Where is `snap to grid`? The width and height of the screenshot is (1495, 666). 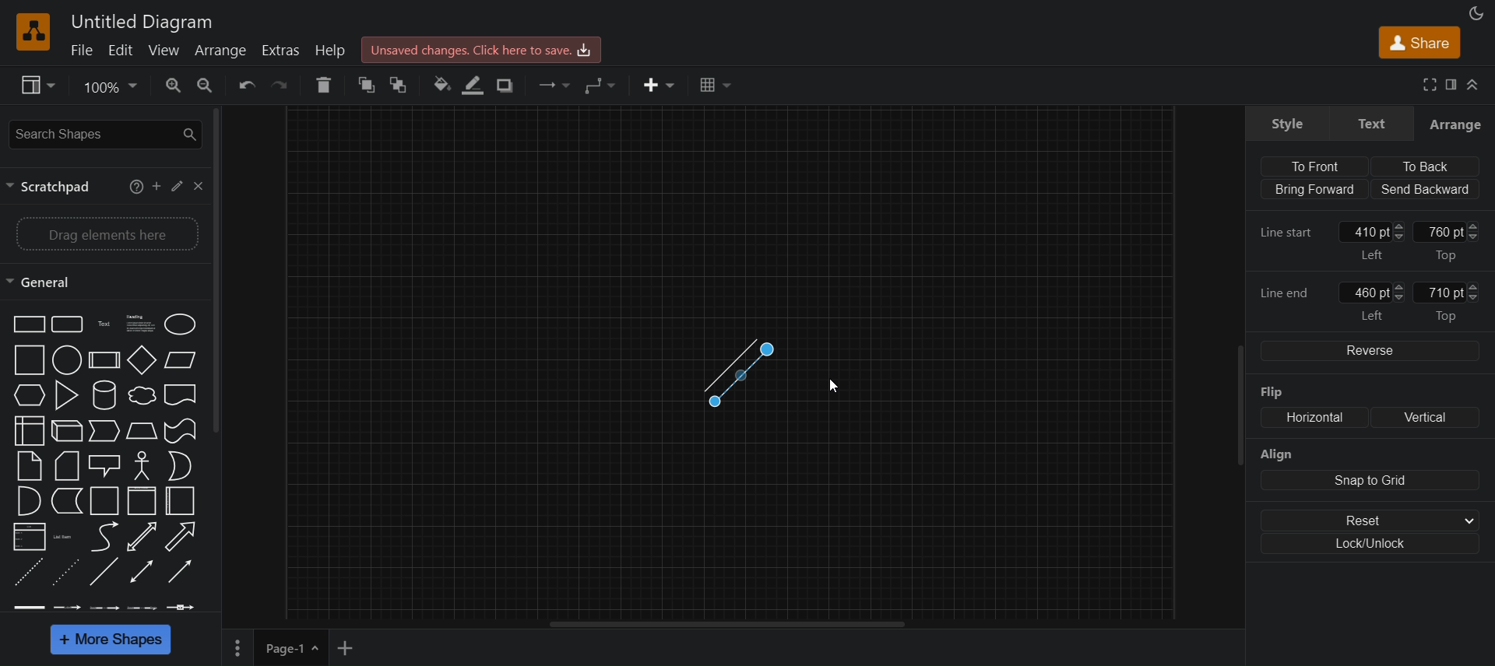
snap to grid is located at coordinates (1370, 481).